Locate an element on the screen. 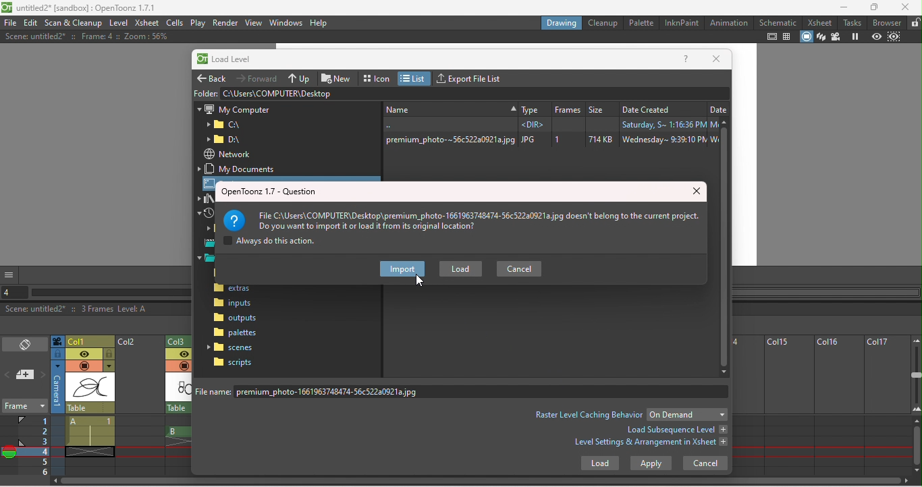  Text notification is located at coordinates (464, 217).